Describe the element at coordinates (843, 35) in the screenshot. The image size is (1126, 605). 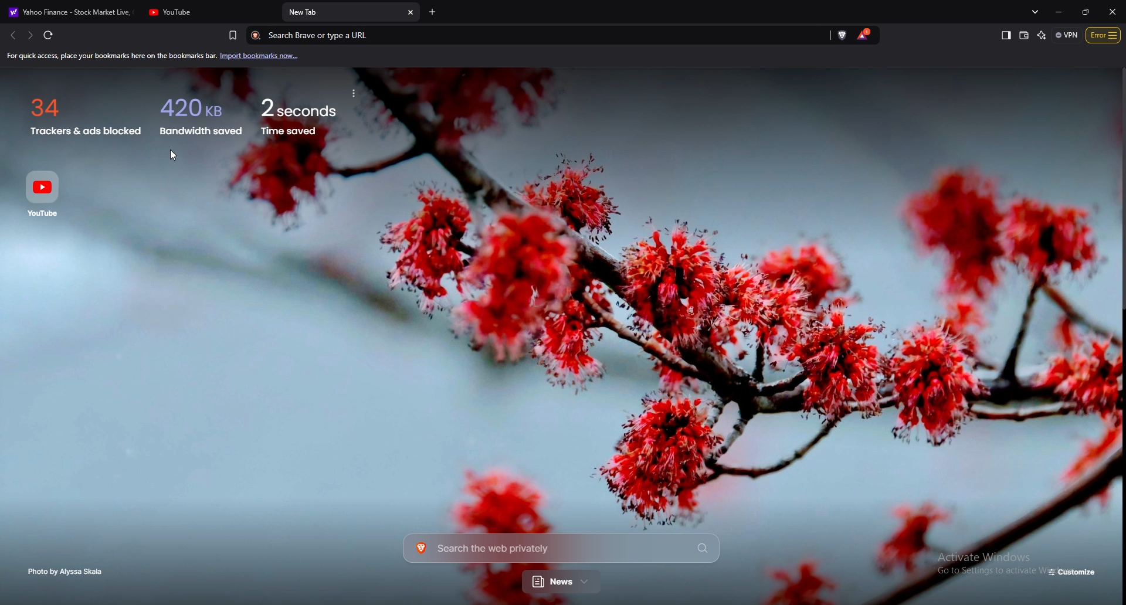
I see `brave shield` at that location.